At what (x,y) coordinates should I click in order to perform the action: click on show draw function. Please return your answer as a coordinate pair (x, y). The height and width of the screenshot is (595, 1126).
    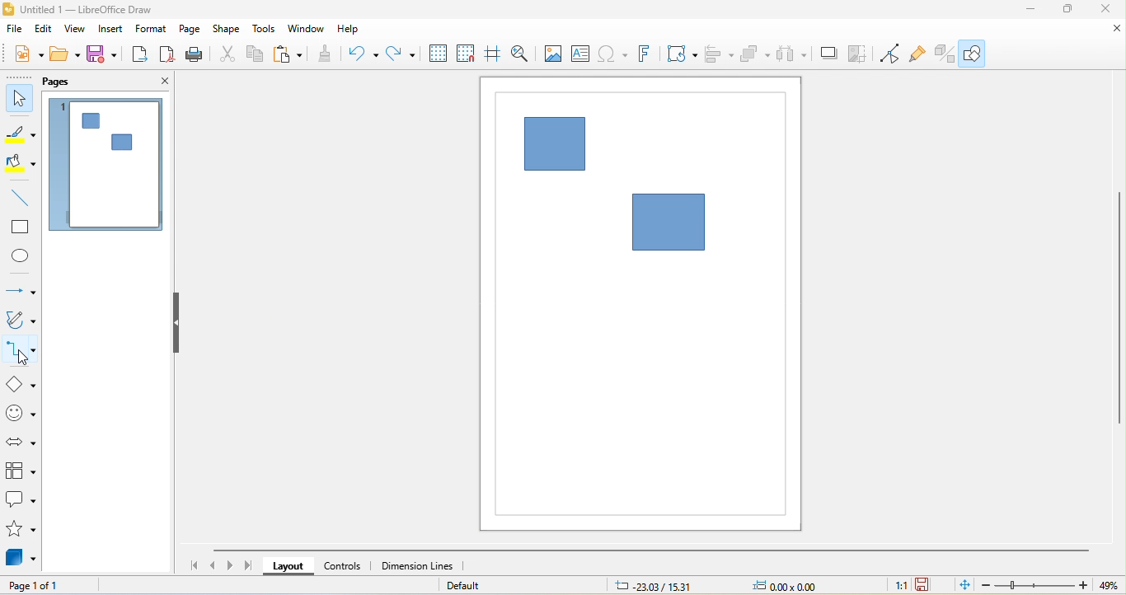
    Looking at the image, I should click on (978, 53).